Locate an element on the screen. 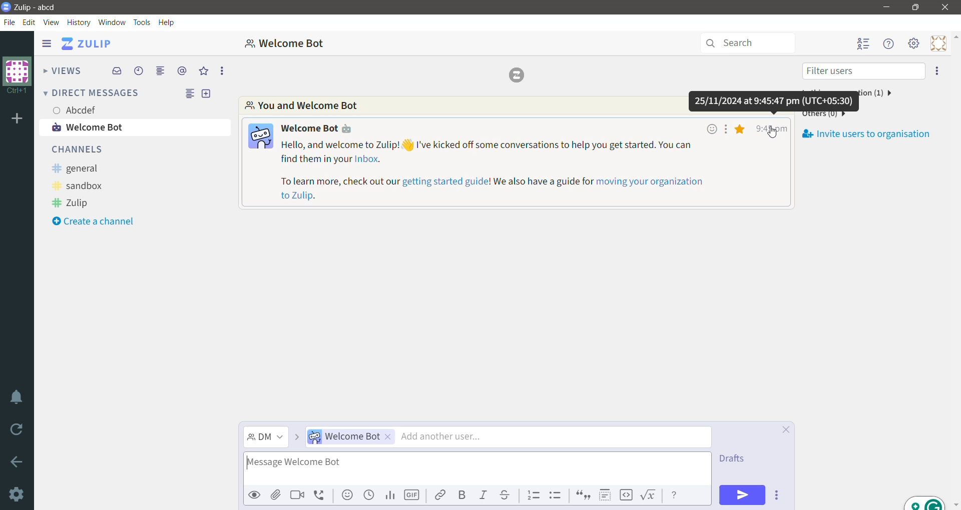 Image resolution: width=961 pixels, height=510 pixels. Personal Menu is located at coordinates (936, 43).